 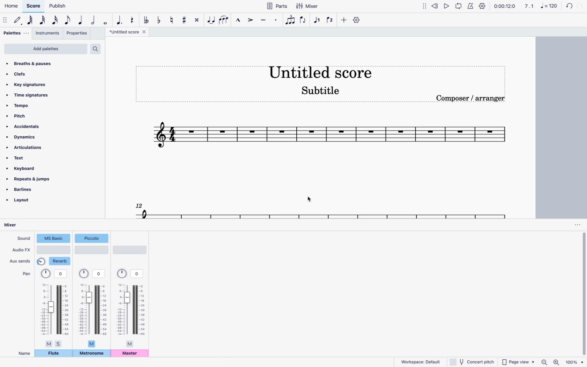 What do you see at coordinates (45, 49) in the screenshot?
I see `add palettes` at bounding box center [45, 49].